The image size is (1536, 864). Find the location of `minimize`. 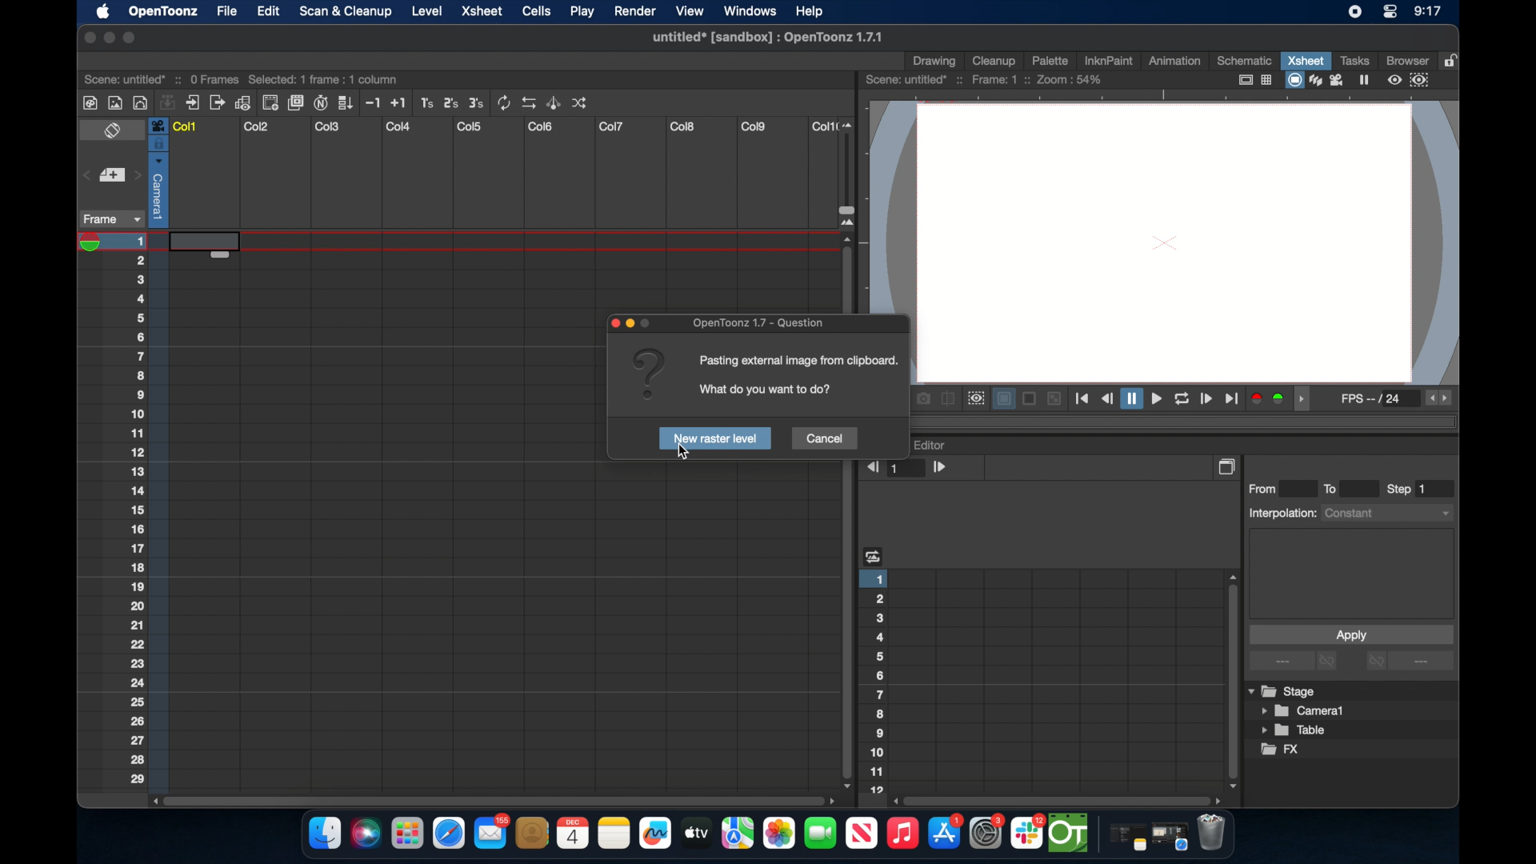

minimize is located at coordinates (107, 38).